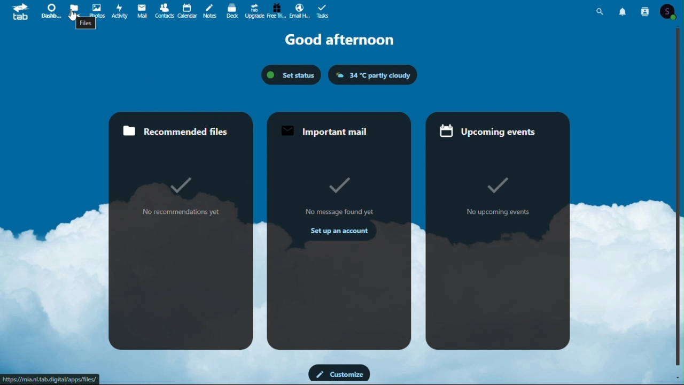 The height and width of the screenshot is (385, 684). What do you see at coordinates (278, 10) in the screenshot?
I see `Free trial` at bounding box center [278, 10].